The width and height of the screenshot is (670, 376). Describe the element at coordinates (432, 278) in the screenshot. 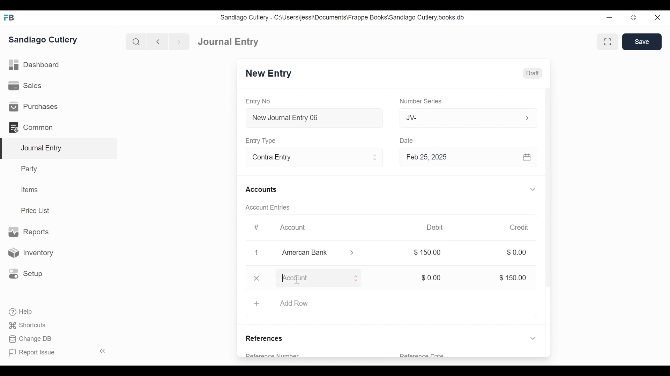

I see `$0.00` at that location.